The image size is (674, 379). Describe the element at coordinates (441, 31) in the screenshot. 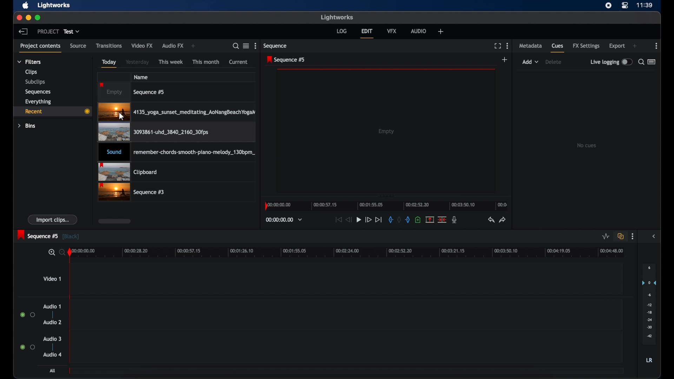

I see `add` at that location.